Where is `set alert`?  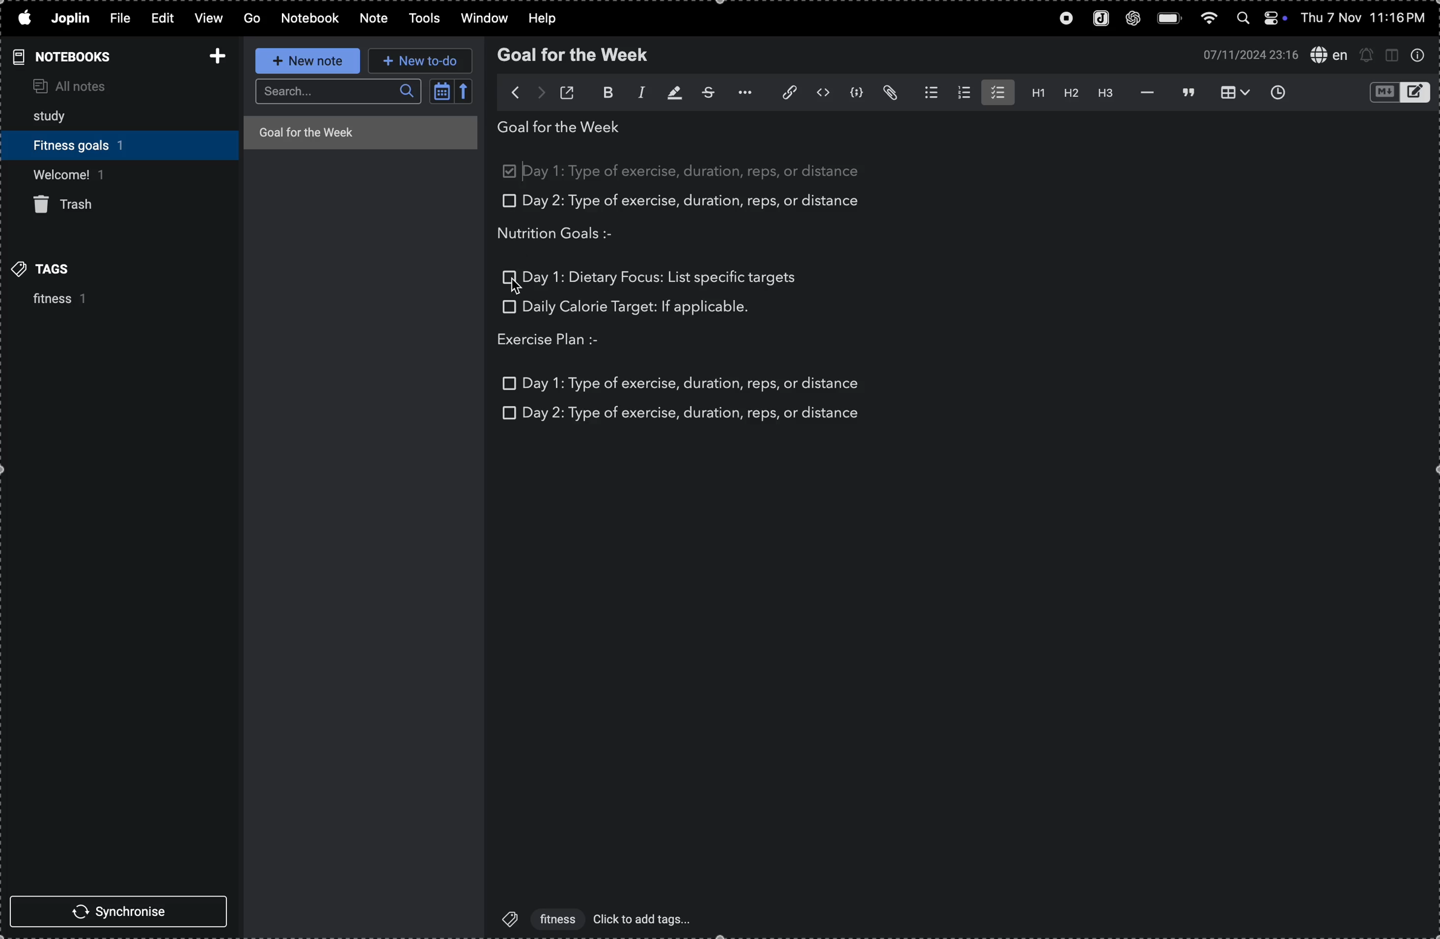 set alert is located at coordinates (1367, 55).